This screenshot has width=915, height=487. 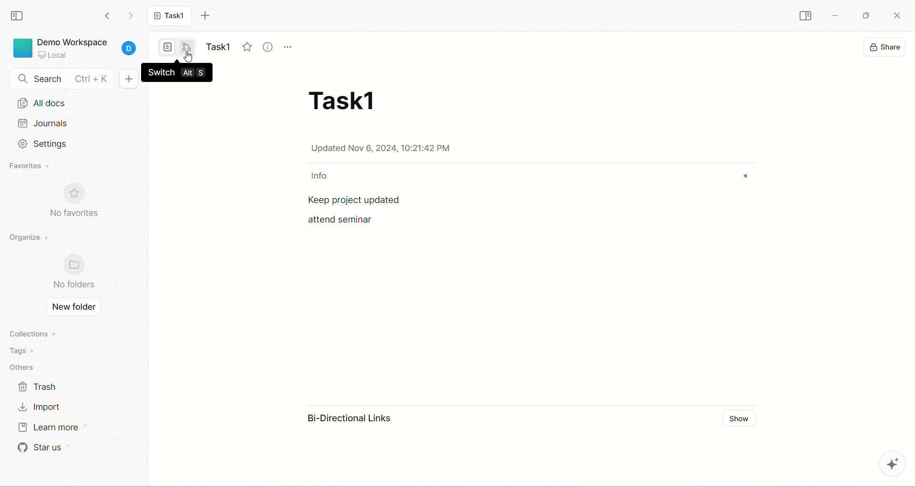 I want to click on no folders, so click(x=76, y=271).